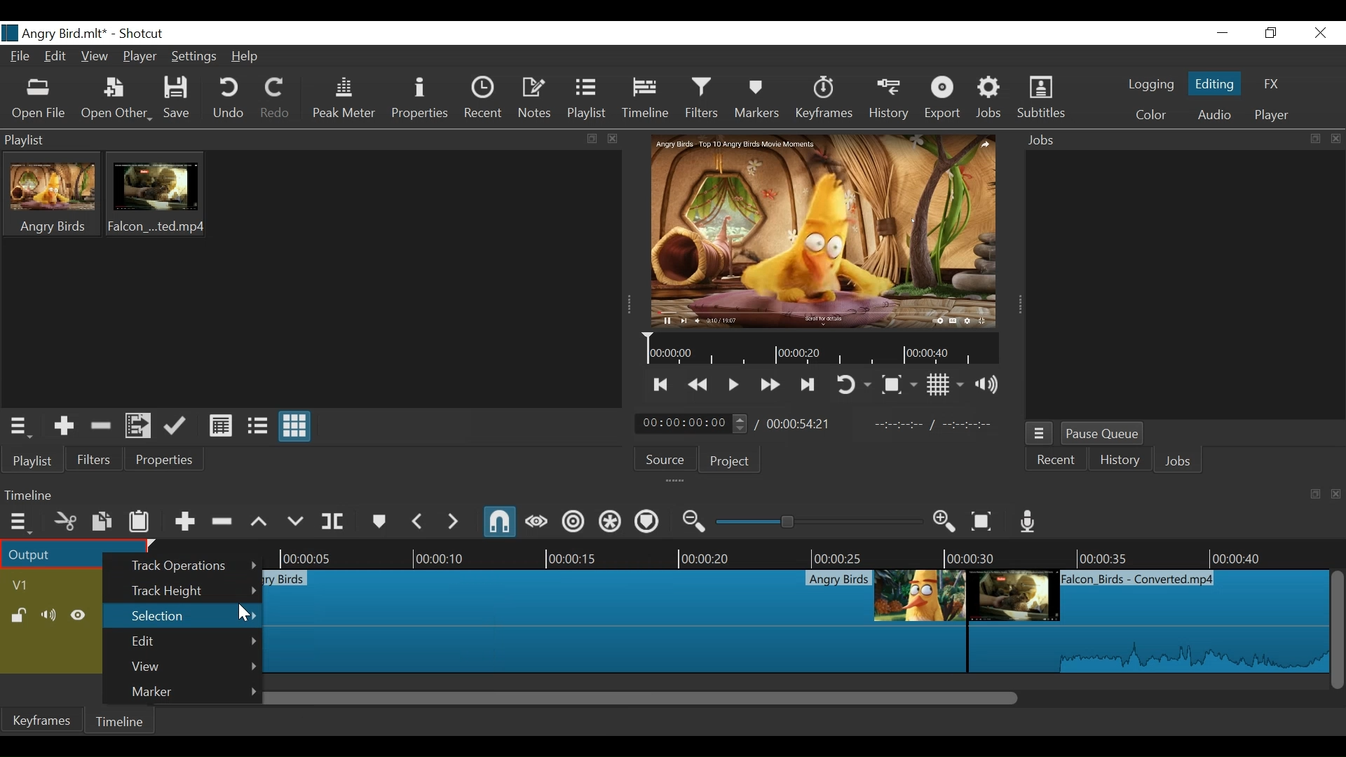  What do you see at coordinates (663, 384) in the screenshot?
I see `Skip to the previous point` at bounding box center [663, 384].